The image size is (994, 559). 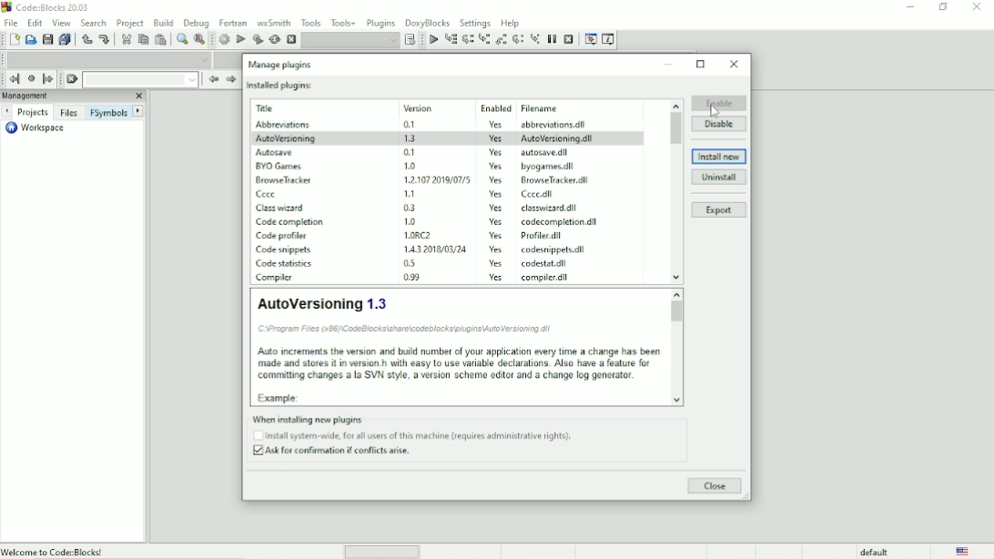 I want to click on Enable, so click(x=719, y=103).